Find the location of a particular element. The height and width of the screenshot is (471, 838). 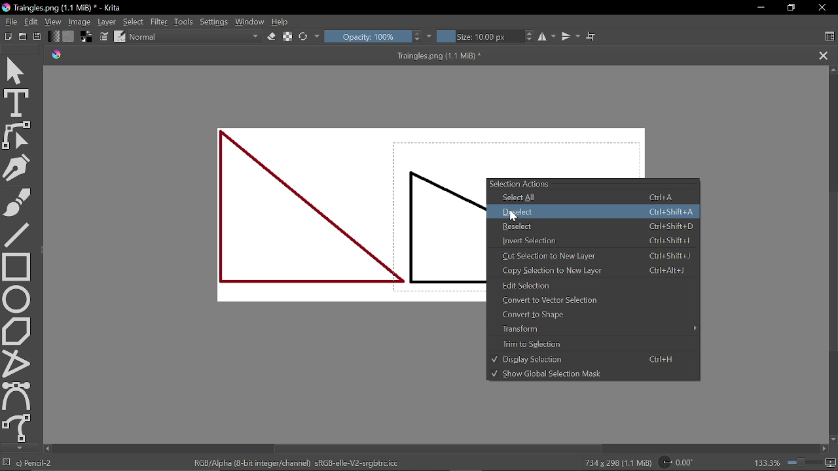

Convert to shape  is located at coordinates (591, 315).